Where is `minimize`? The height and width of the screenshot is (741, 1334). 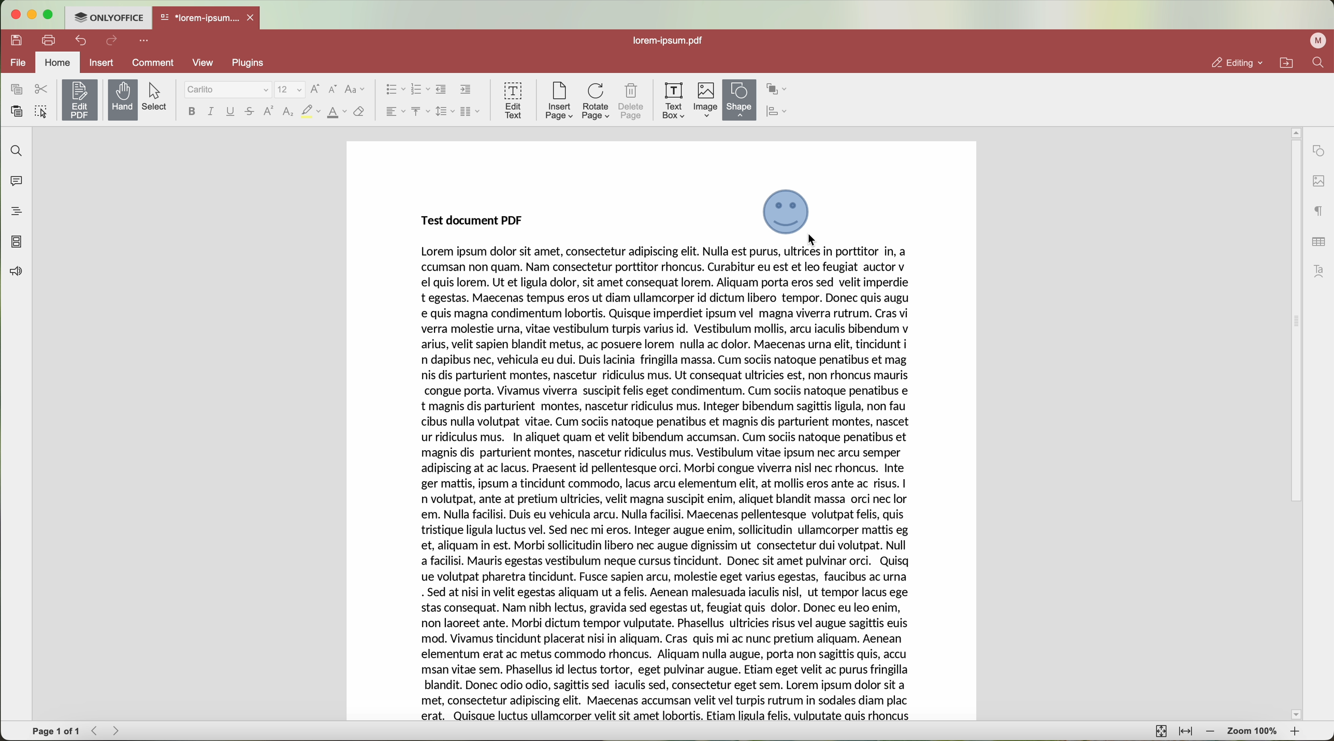
minimize is located at coordinates (33, 14).